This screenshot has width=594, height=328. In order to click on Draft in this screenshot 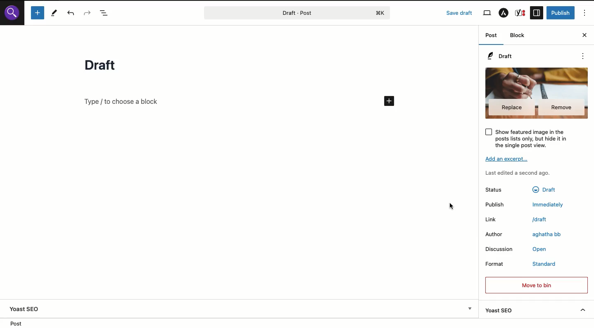, I will do `click(501, 57)`.